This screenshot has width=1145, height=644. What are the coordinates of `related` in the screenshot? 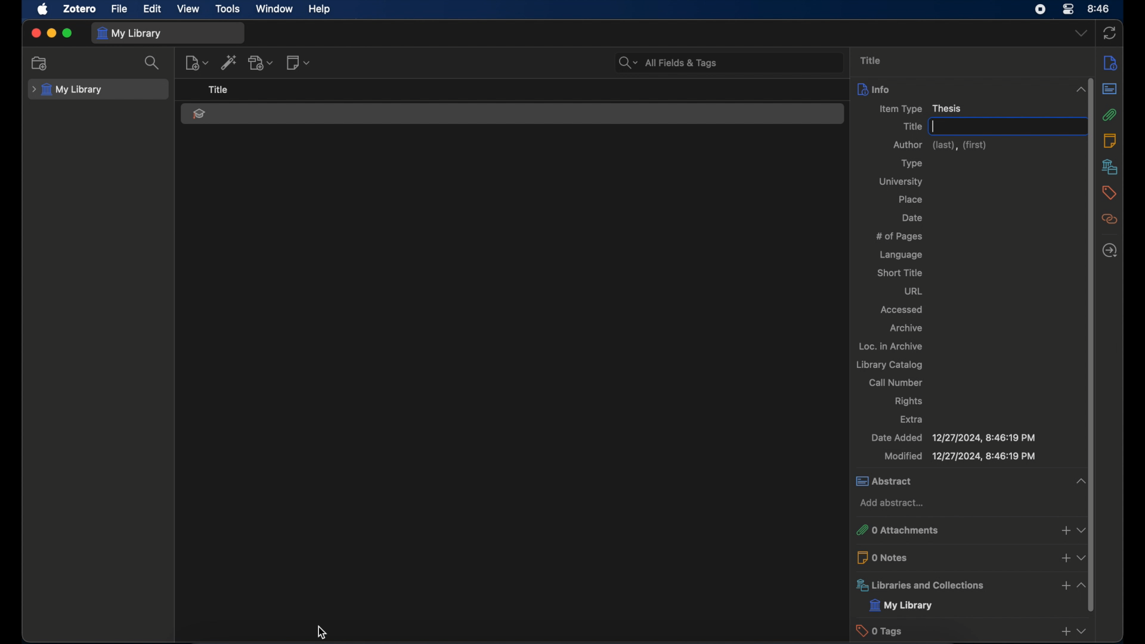 It's located at (1110, 219).